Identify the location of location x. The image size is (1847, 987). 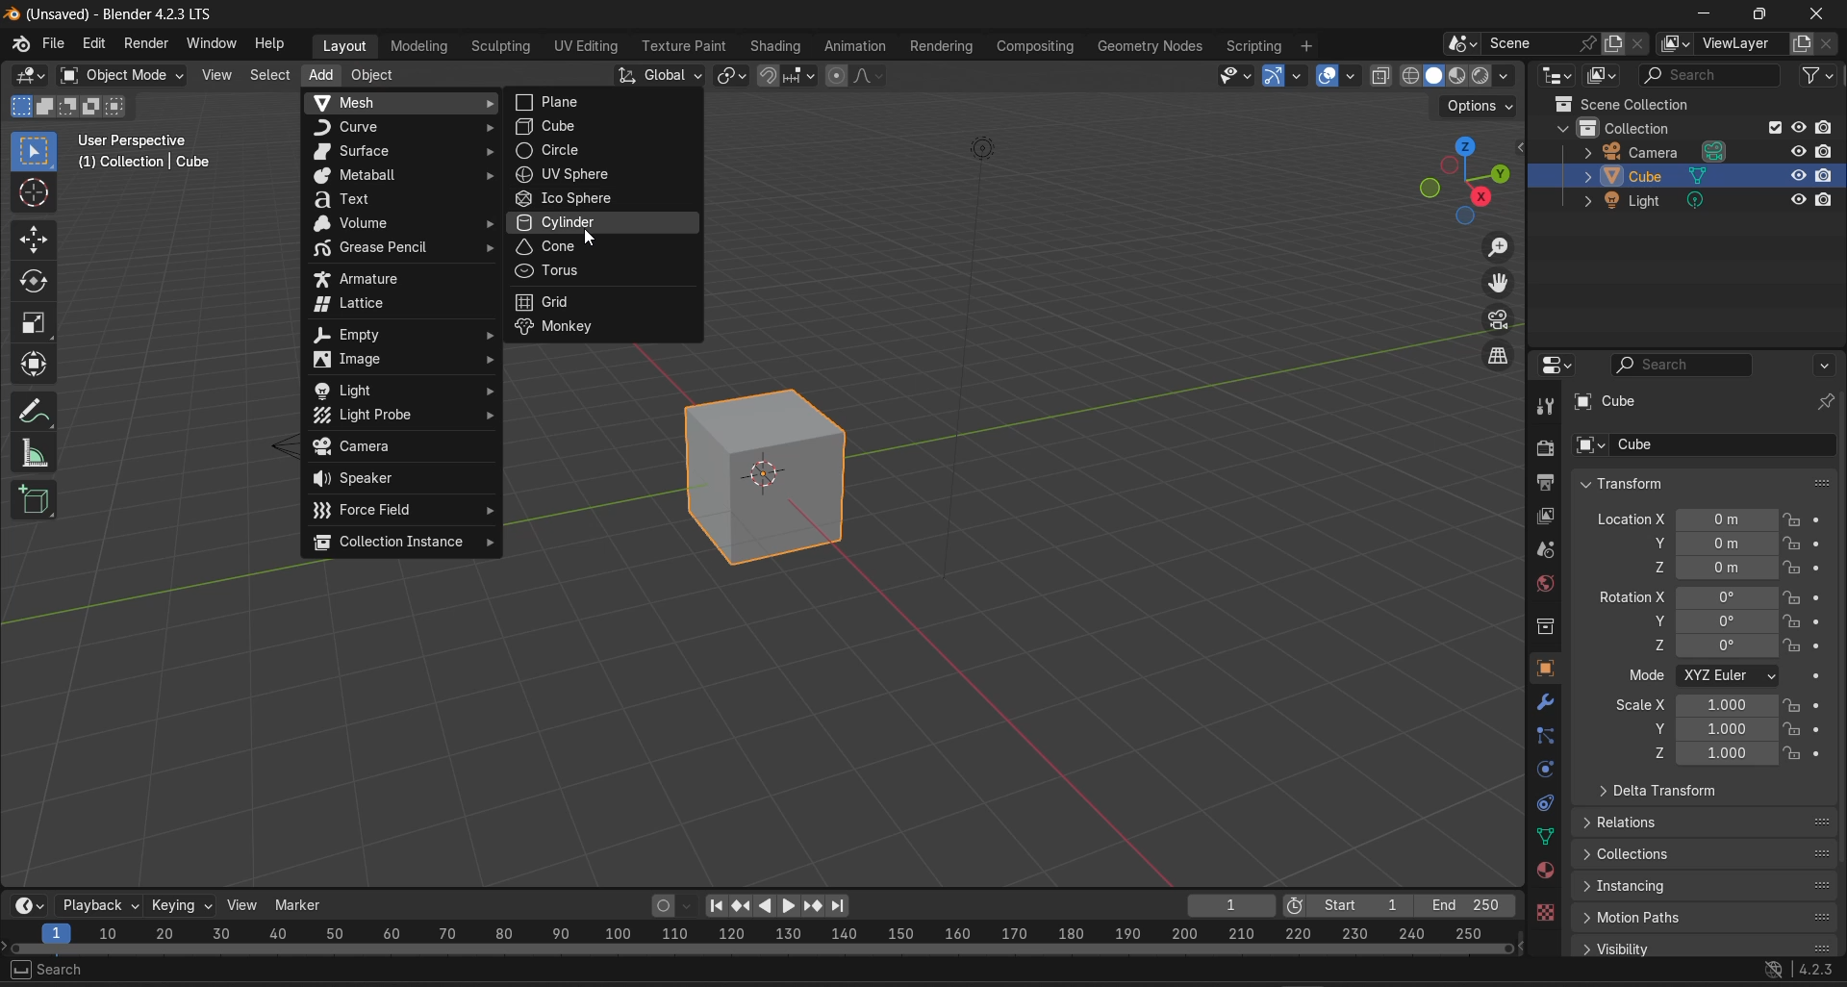
(1683, 519).